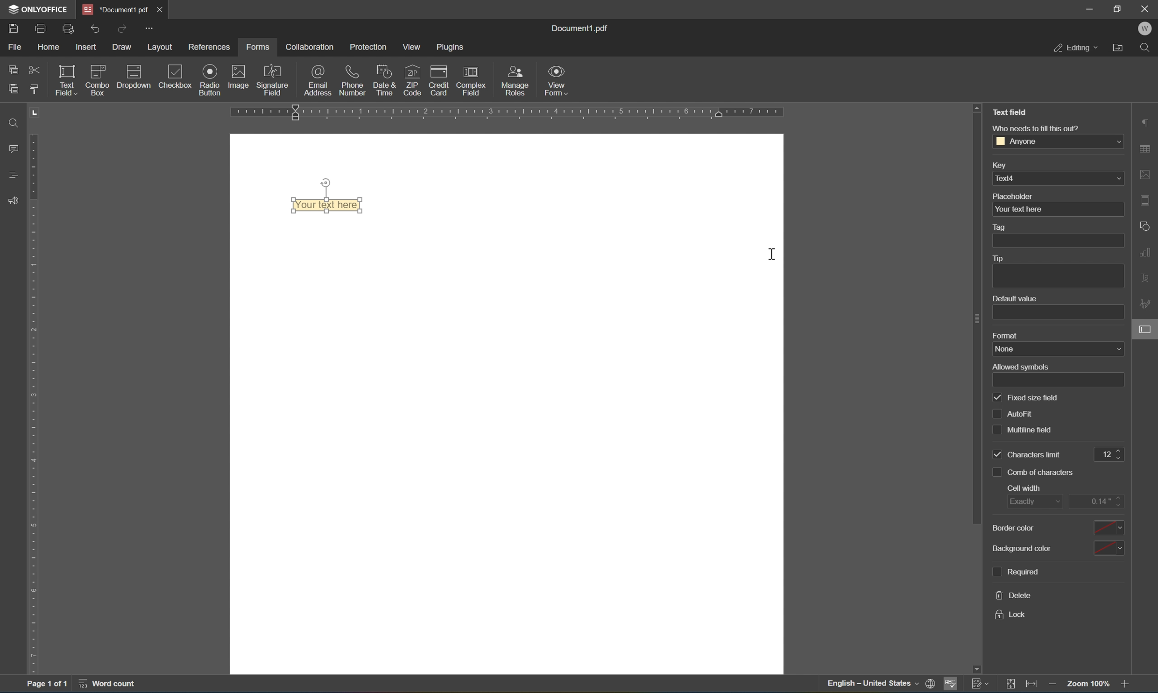 The image size is (1158, 693). I want to click on scroll down, so click(1128, 667).